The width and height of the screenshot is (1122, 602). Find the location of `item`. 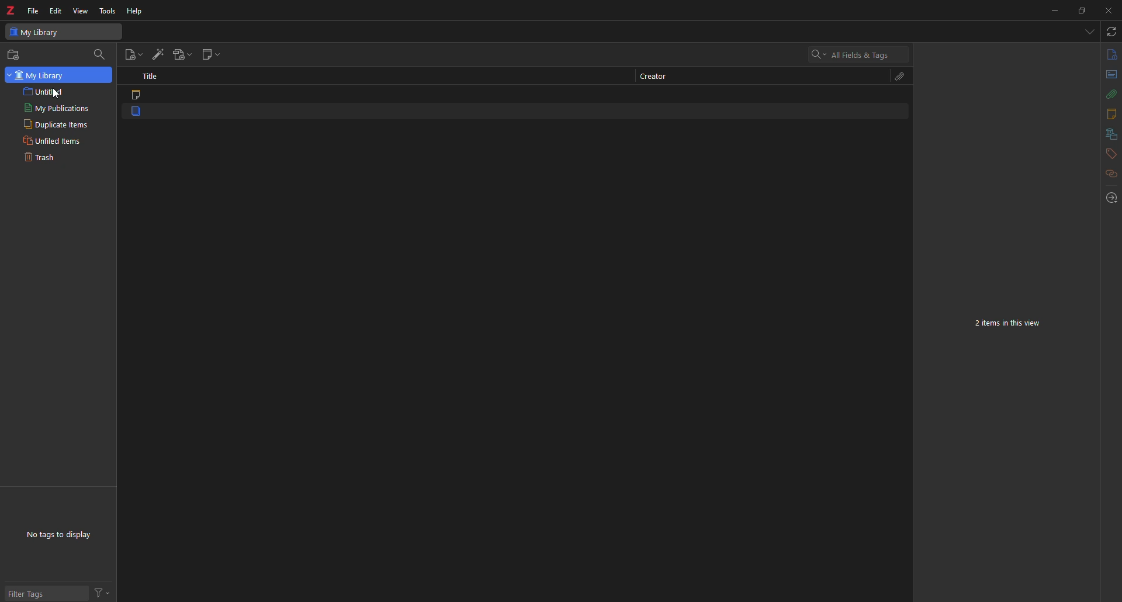

item is located at coordinates (142, 95).